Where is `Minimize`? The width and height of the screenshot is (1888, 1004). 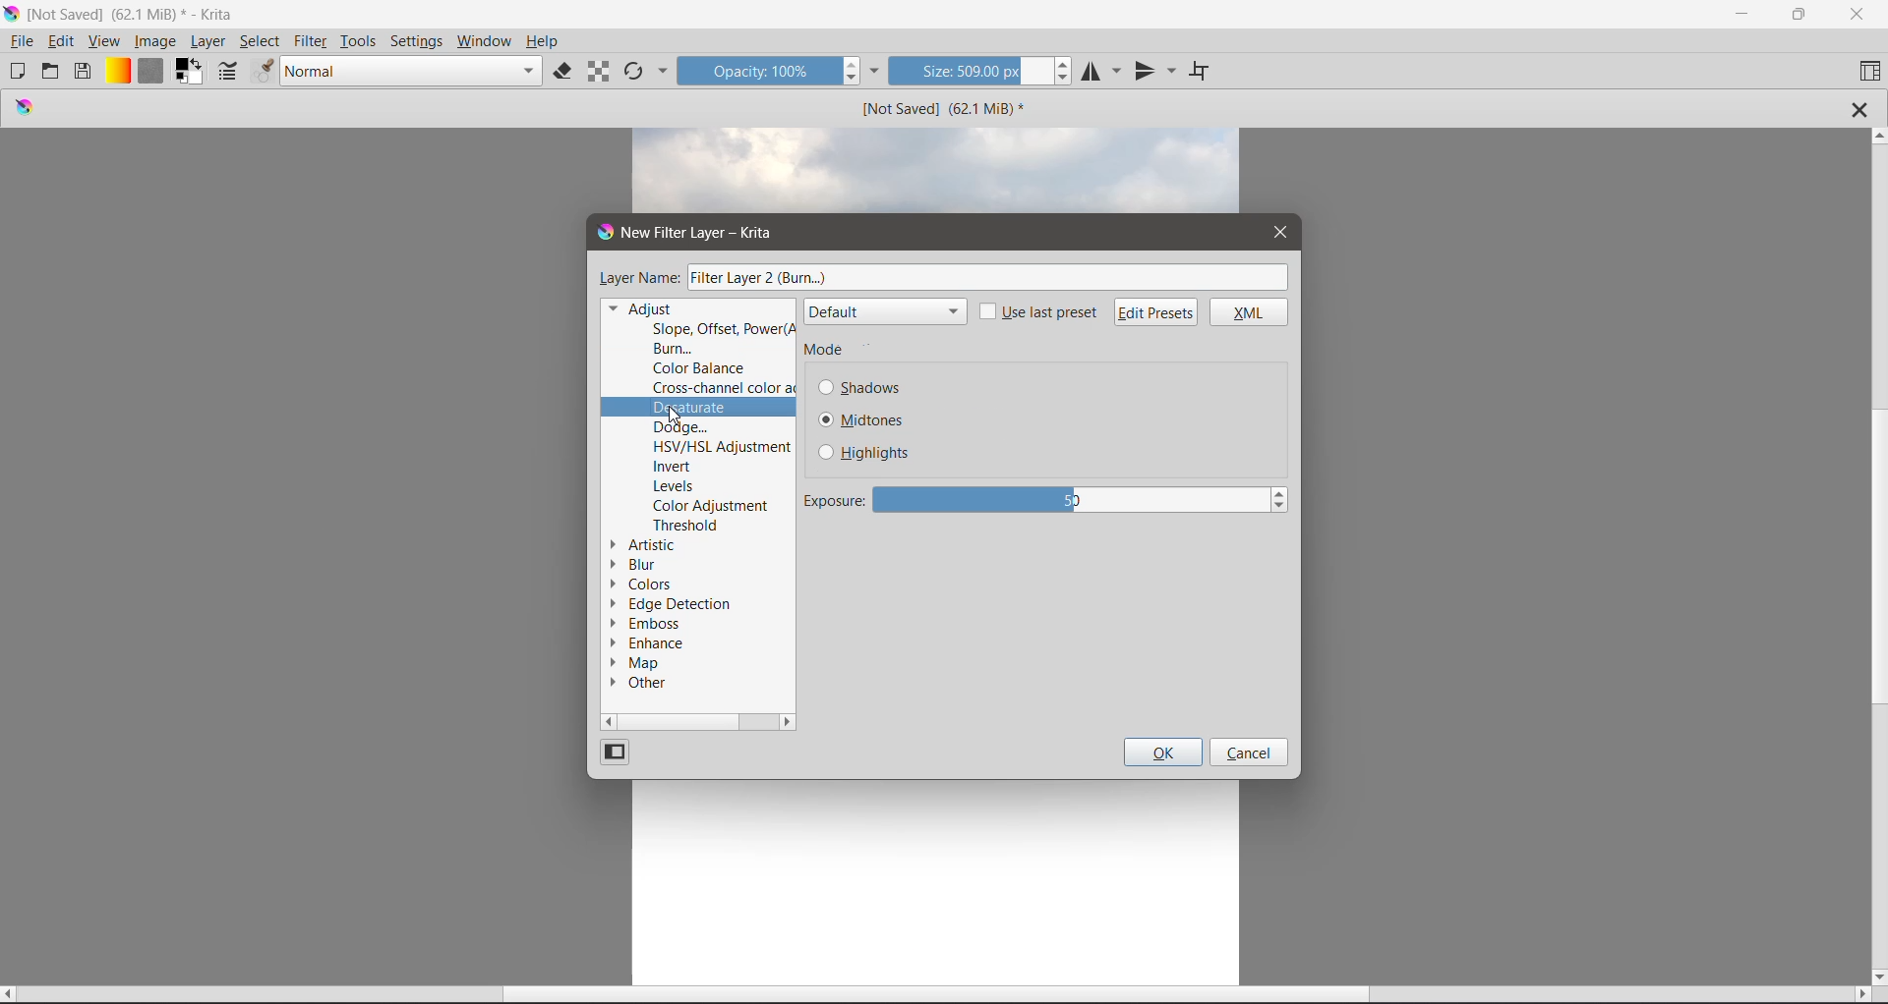
Minimize is located at coordinates (1738, 12).